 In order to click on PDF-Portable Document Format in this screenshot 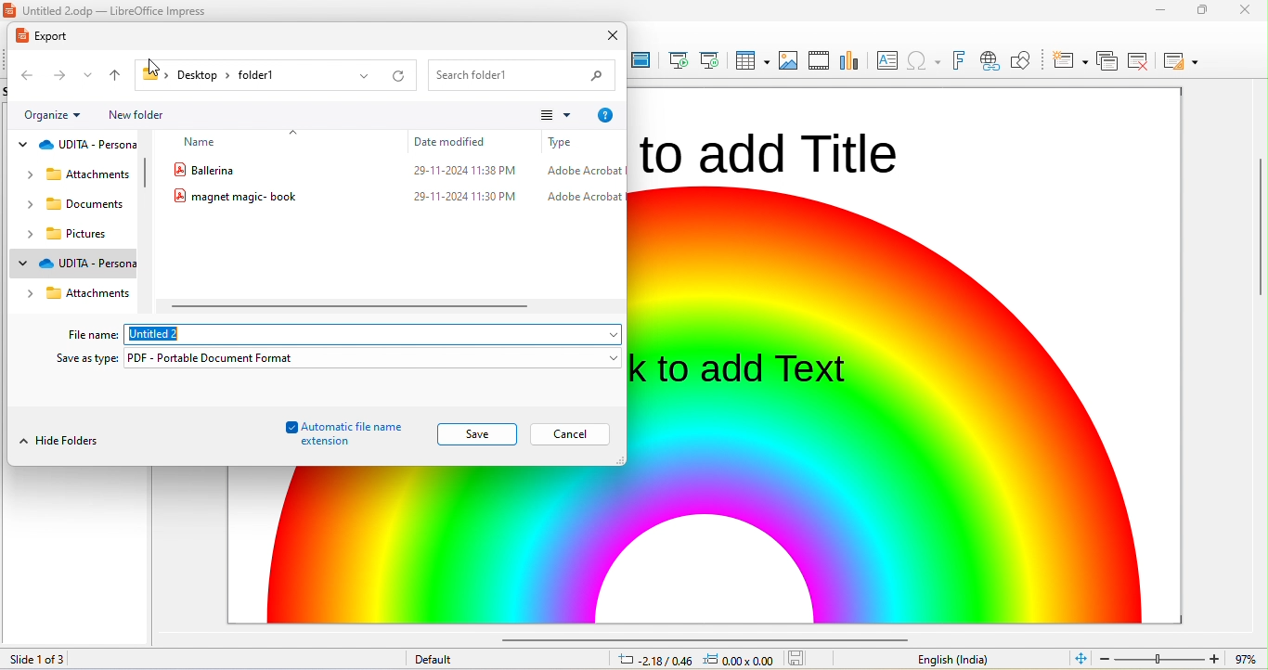, I will do `click(233, 357)`.